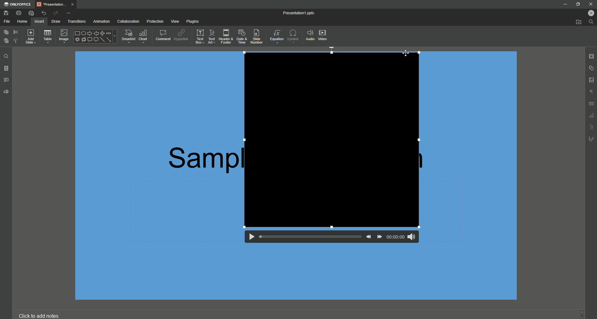 Image resolution: width=597 pixels, height=319 pixels. I want to click on Feedback, so click(7, 93).